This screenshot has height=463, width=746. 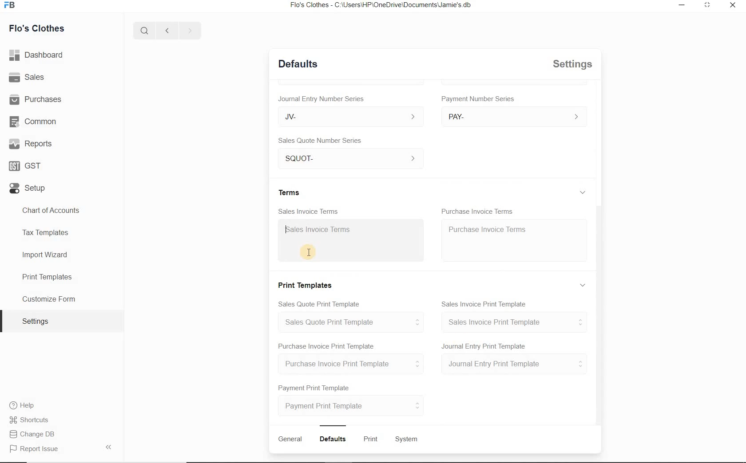 I want to click on Close, so click(x=733, y=4).